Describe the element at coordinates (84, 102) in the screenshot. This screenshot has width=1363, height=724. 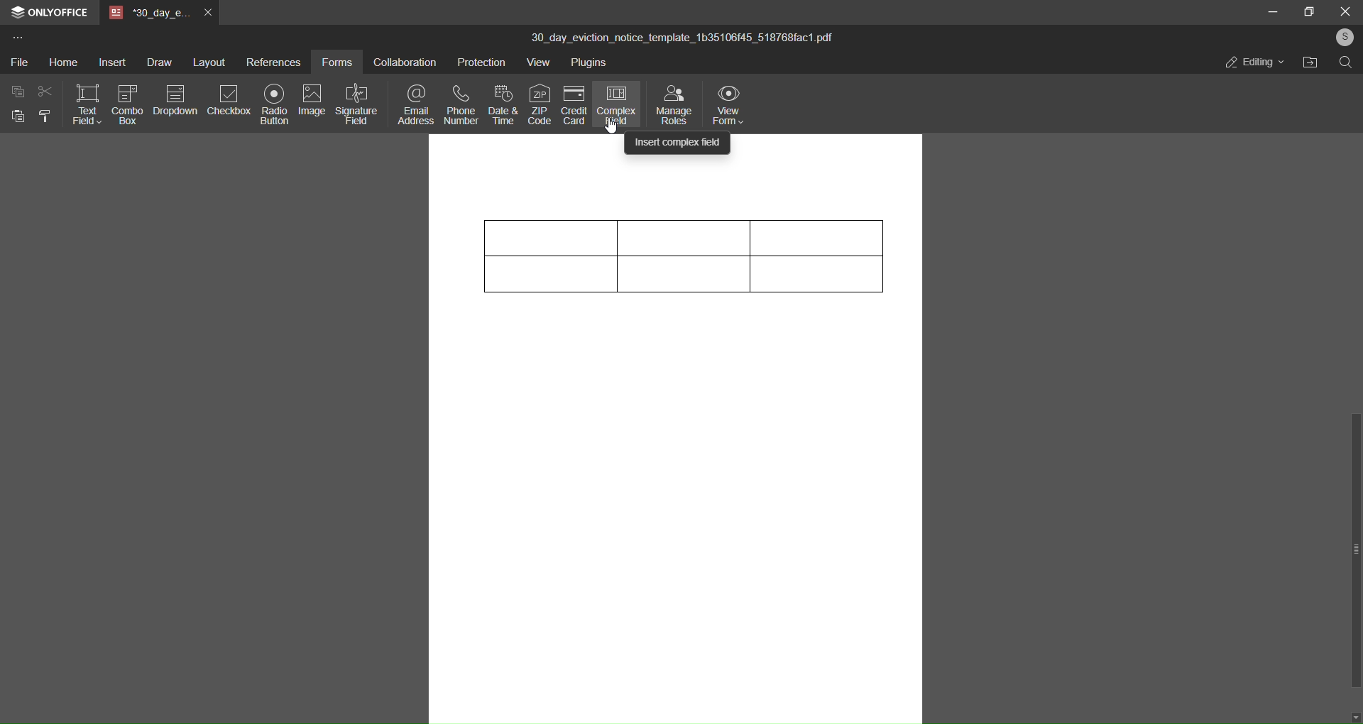
I see `text field` at that location.